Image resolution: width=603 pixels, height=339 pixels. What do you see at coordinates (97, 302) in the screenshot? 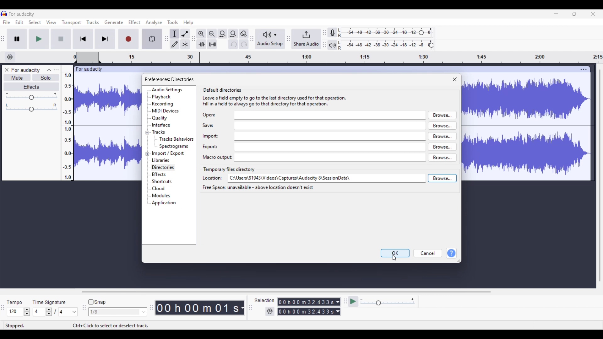
I see `Snap toggle` at bounding box center [97, 302].